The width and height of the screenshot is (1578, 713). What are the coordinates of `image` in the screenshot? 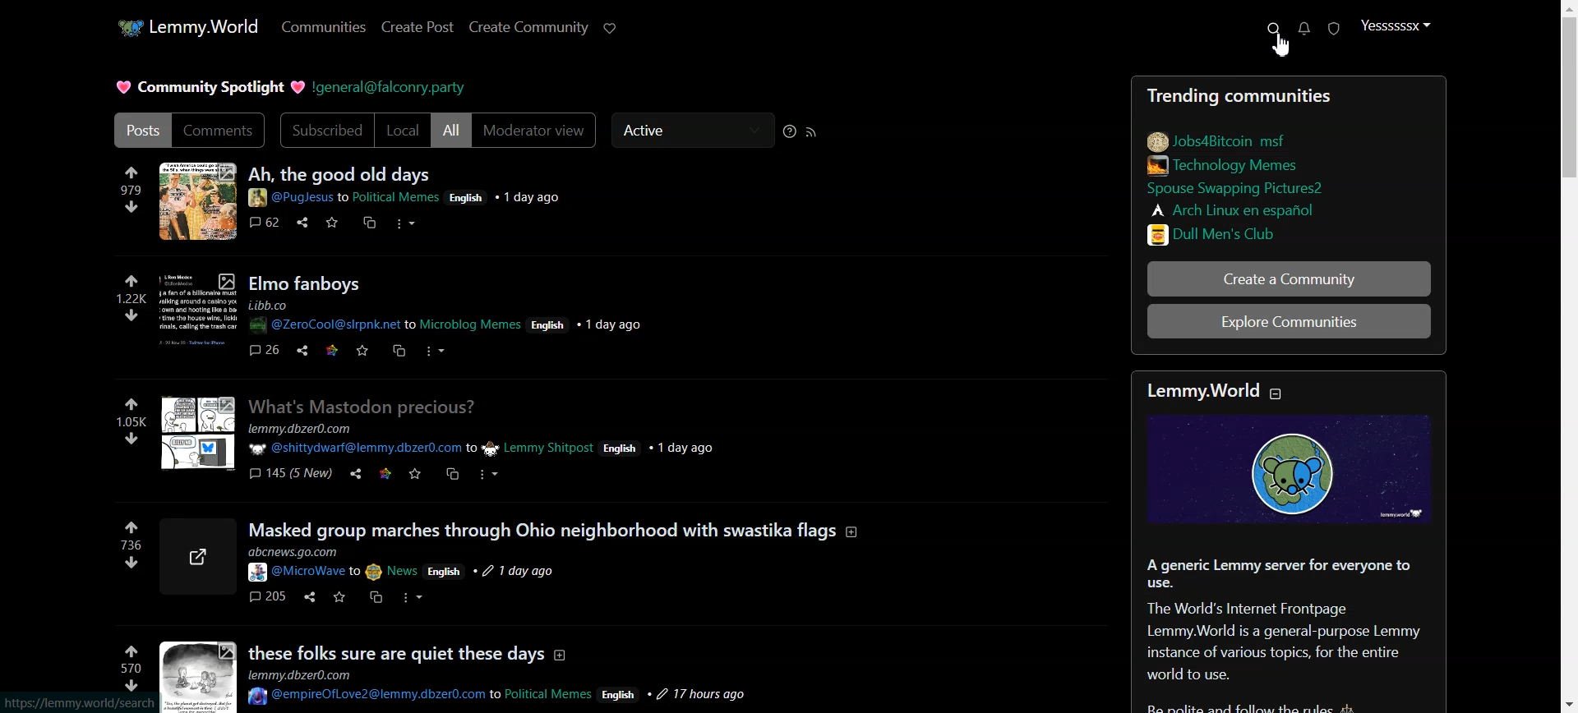 It's located at (199, 676).